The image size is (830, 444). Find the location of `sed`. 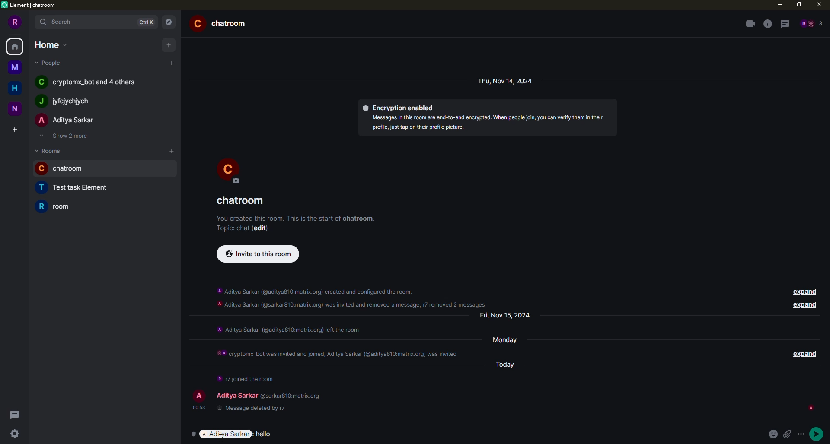

sed is located at coordinates (817, 433).